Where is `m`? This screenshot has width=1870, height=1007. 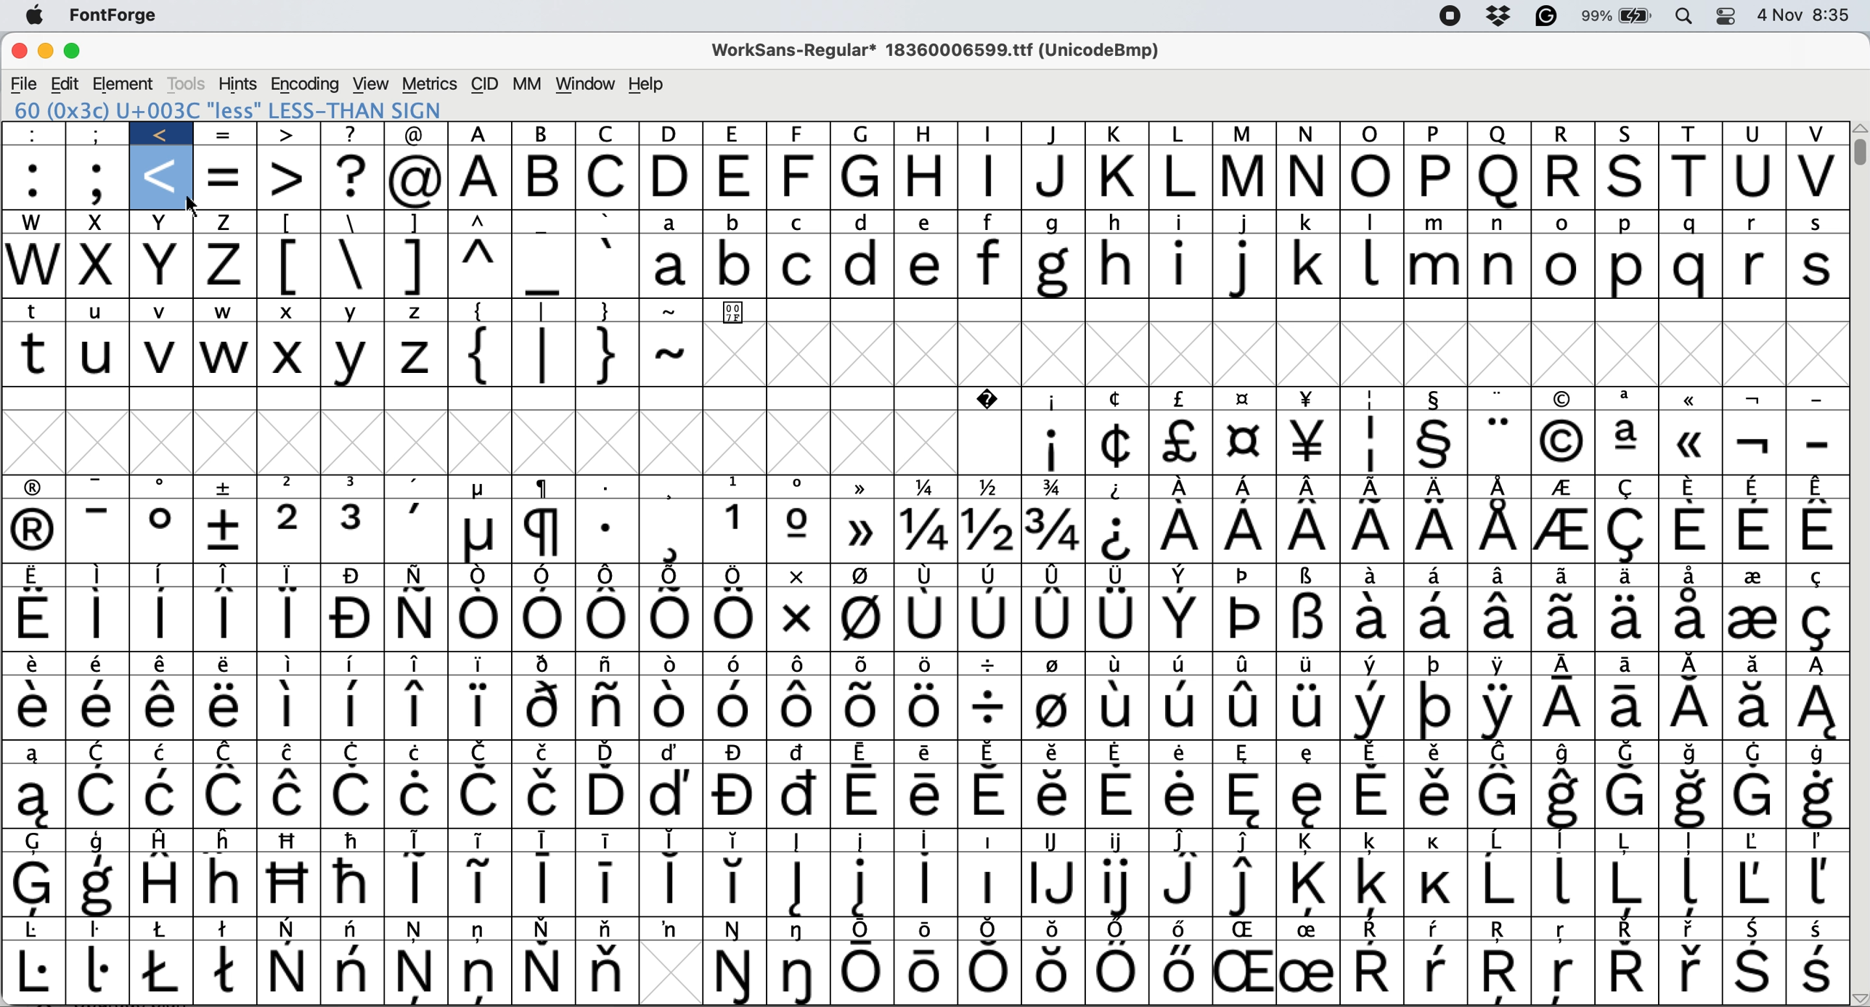 m is located at coordinates (1250, 176).